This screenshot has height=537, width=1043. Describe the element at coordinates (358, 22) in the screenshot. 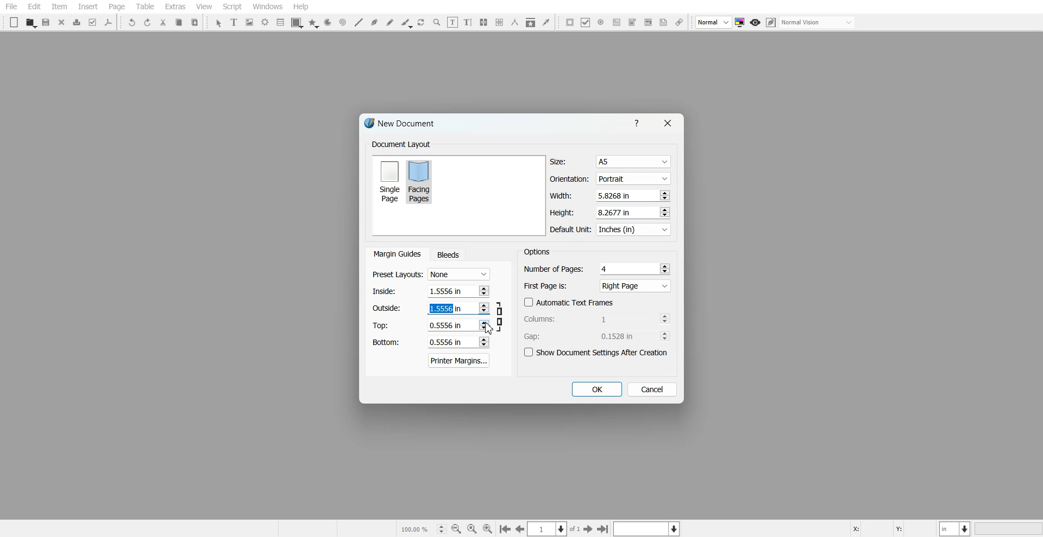

I see `Line` at that location.